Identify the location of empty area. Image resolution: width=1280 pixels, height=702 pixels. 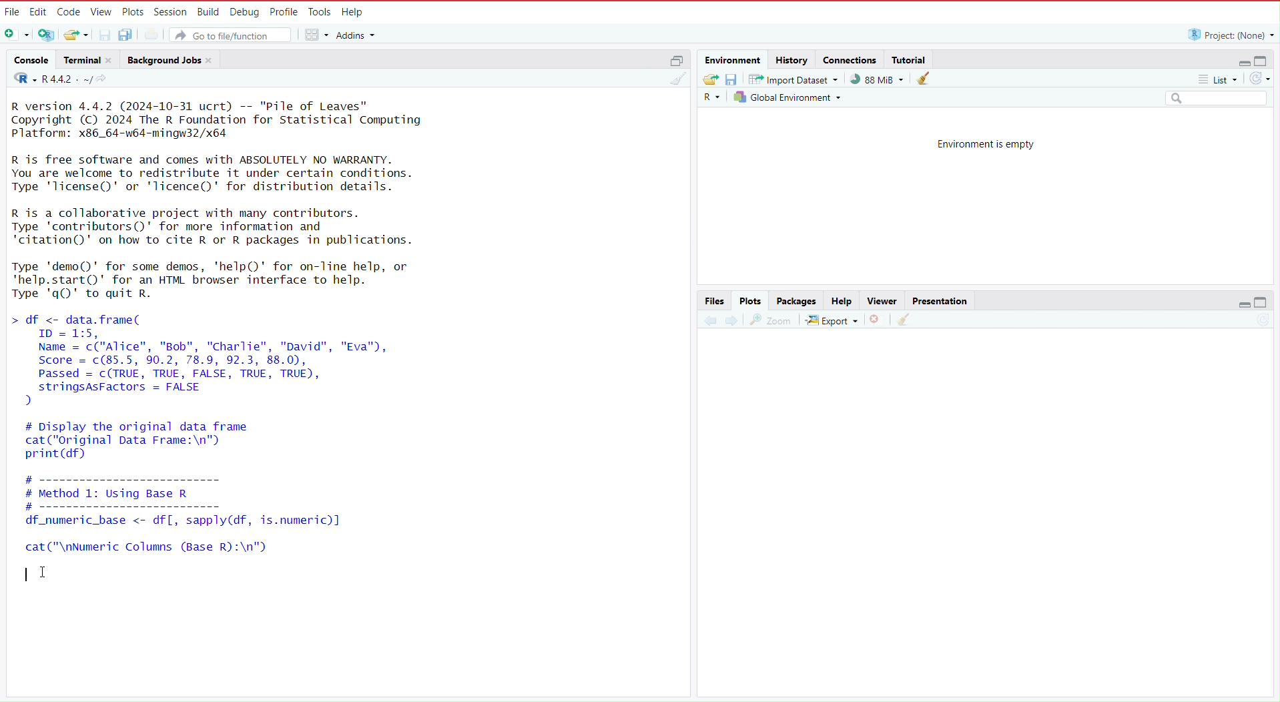
(972, 522).